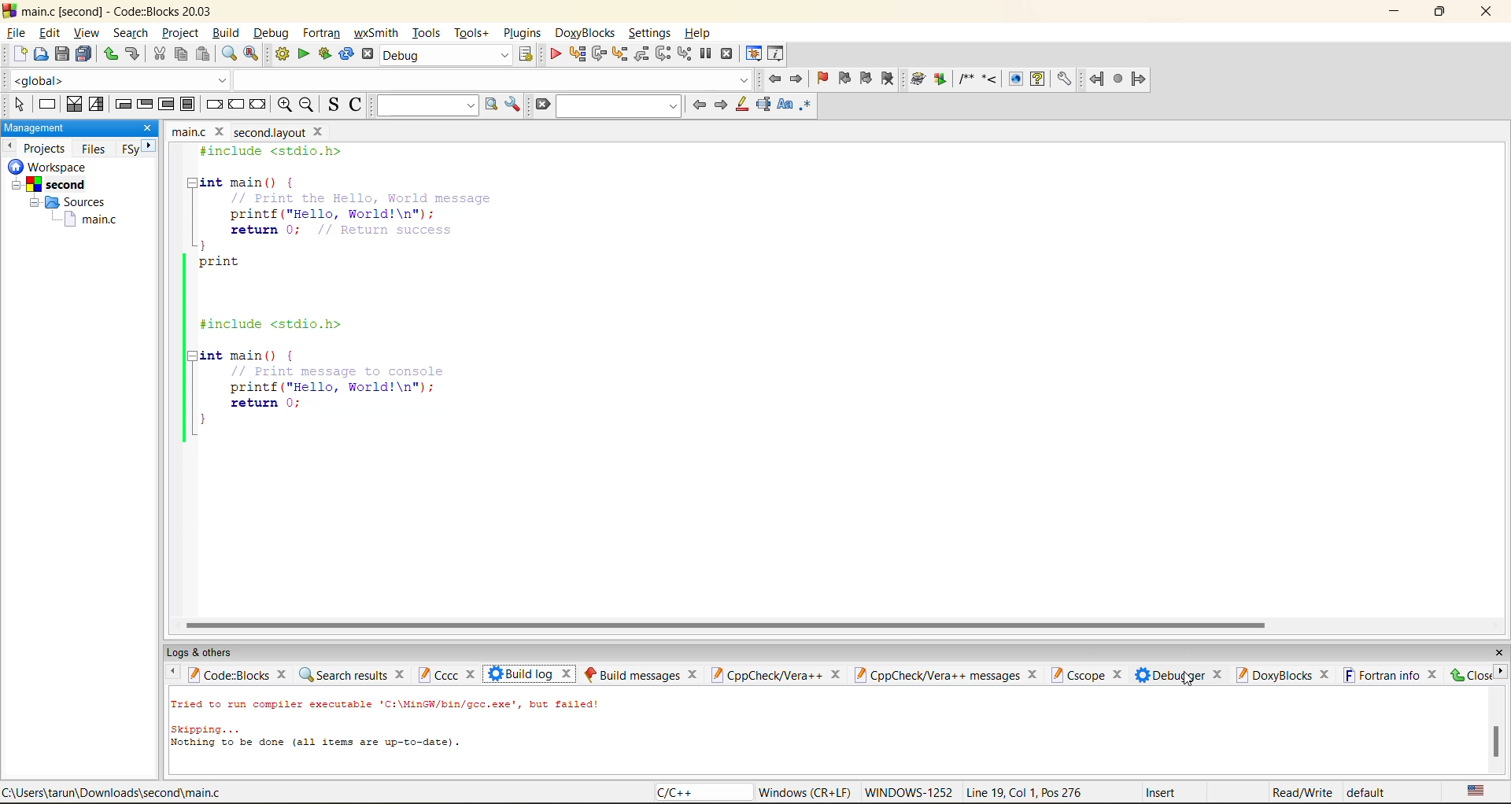 This screenshot has height=804, width=1511. What do you see at coordinates (120, 105) in the screenshot?
I see `entry condition loop` at bounding box center [120, 105].